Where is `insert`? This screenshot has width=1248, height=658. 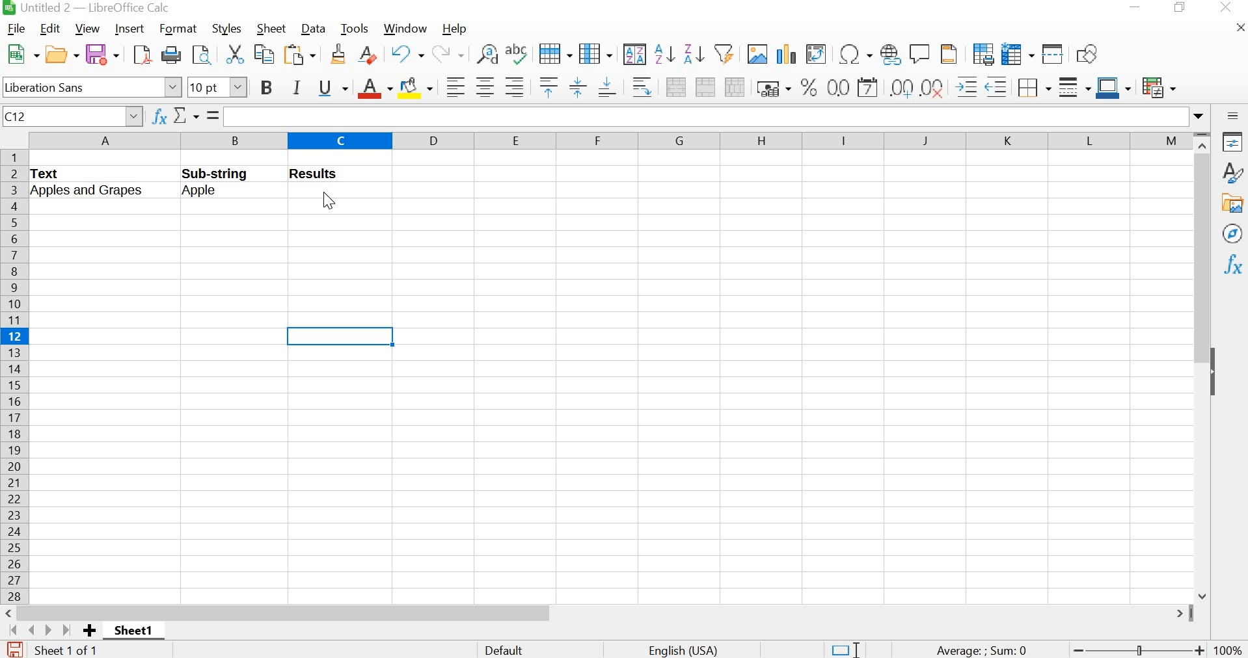
insert is located at coordinates (131, 29).